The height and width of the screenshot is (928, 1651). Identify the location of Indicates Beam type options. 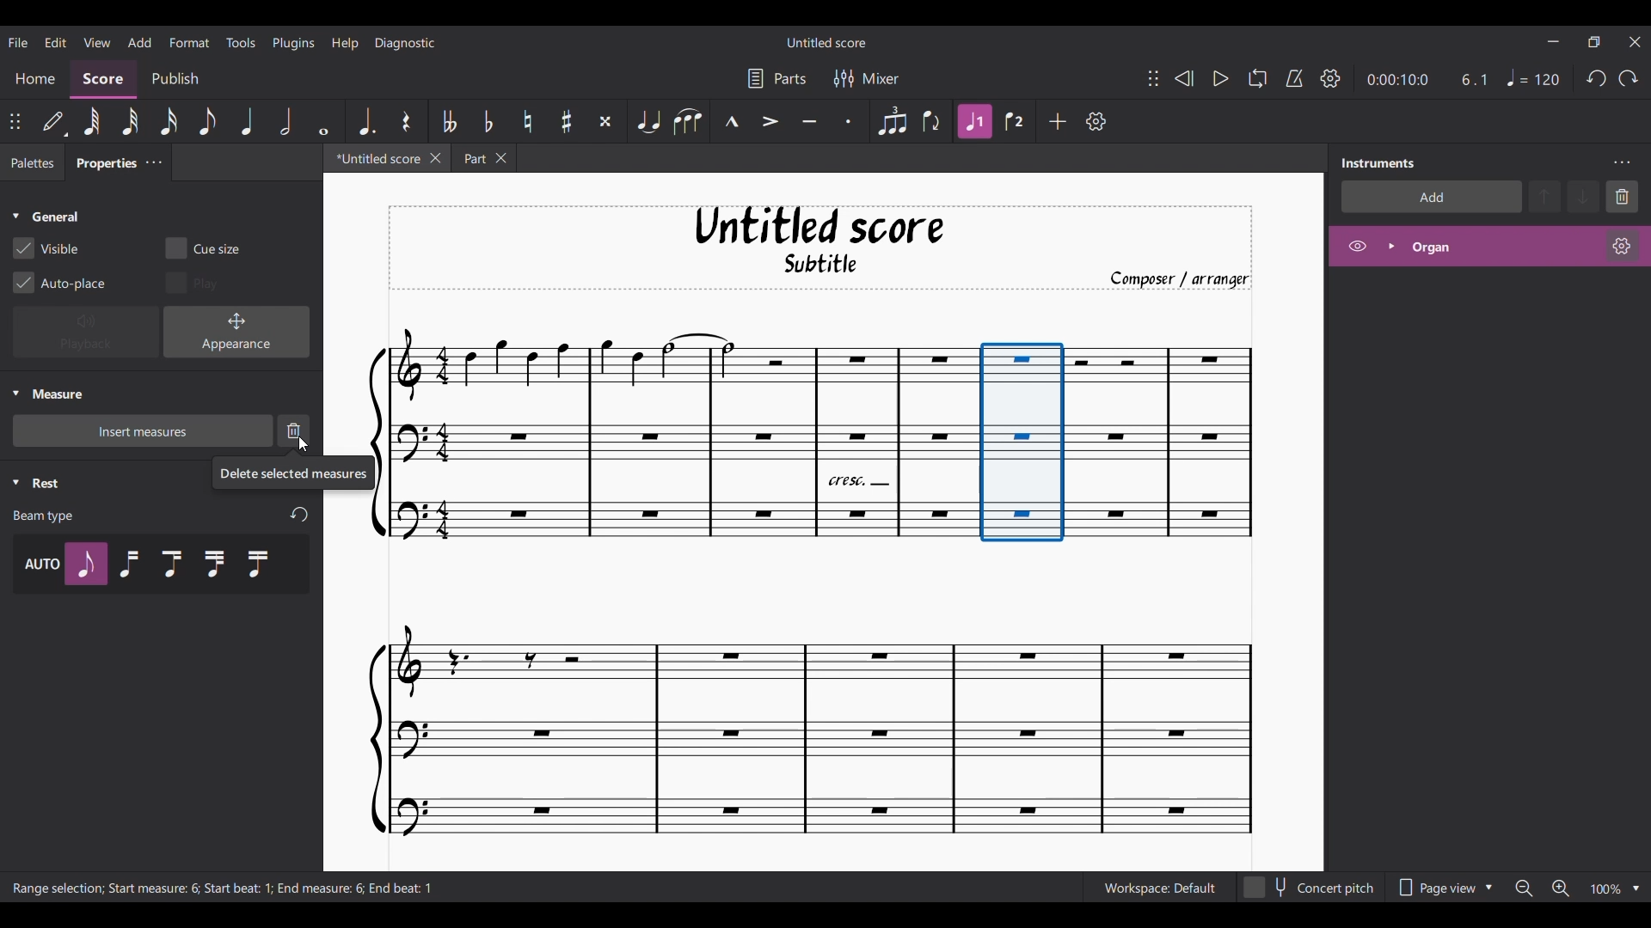
(43, 516).